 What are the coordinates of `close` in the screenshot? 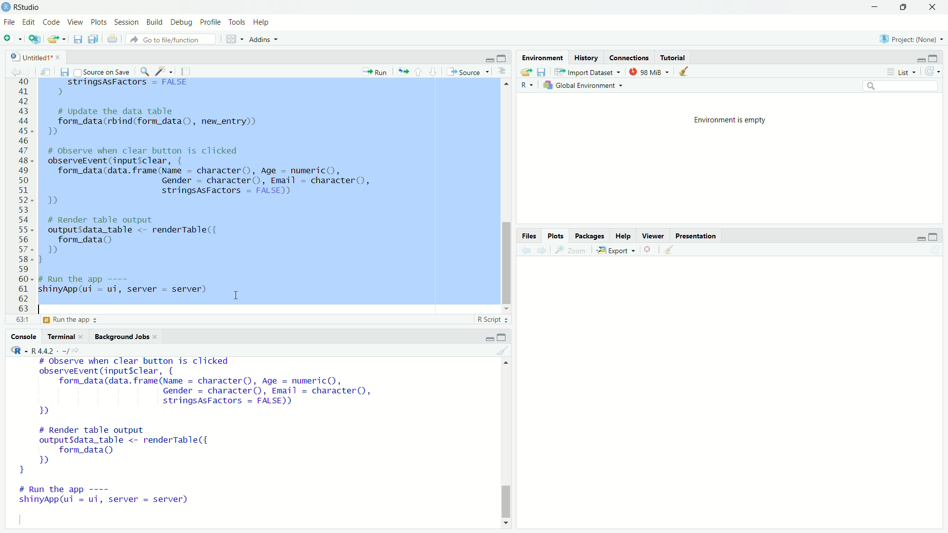 It's located at (935, 7).